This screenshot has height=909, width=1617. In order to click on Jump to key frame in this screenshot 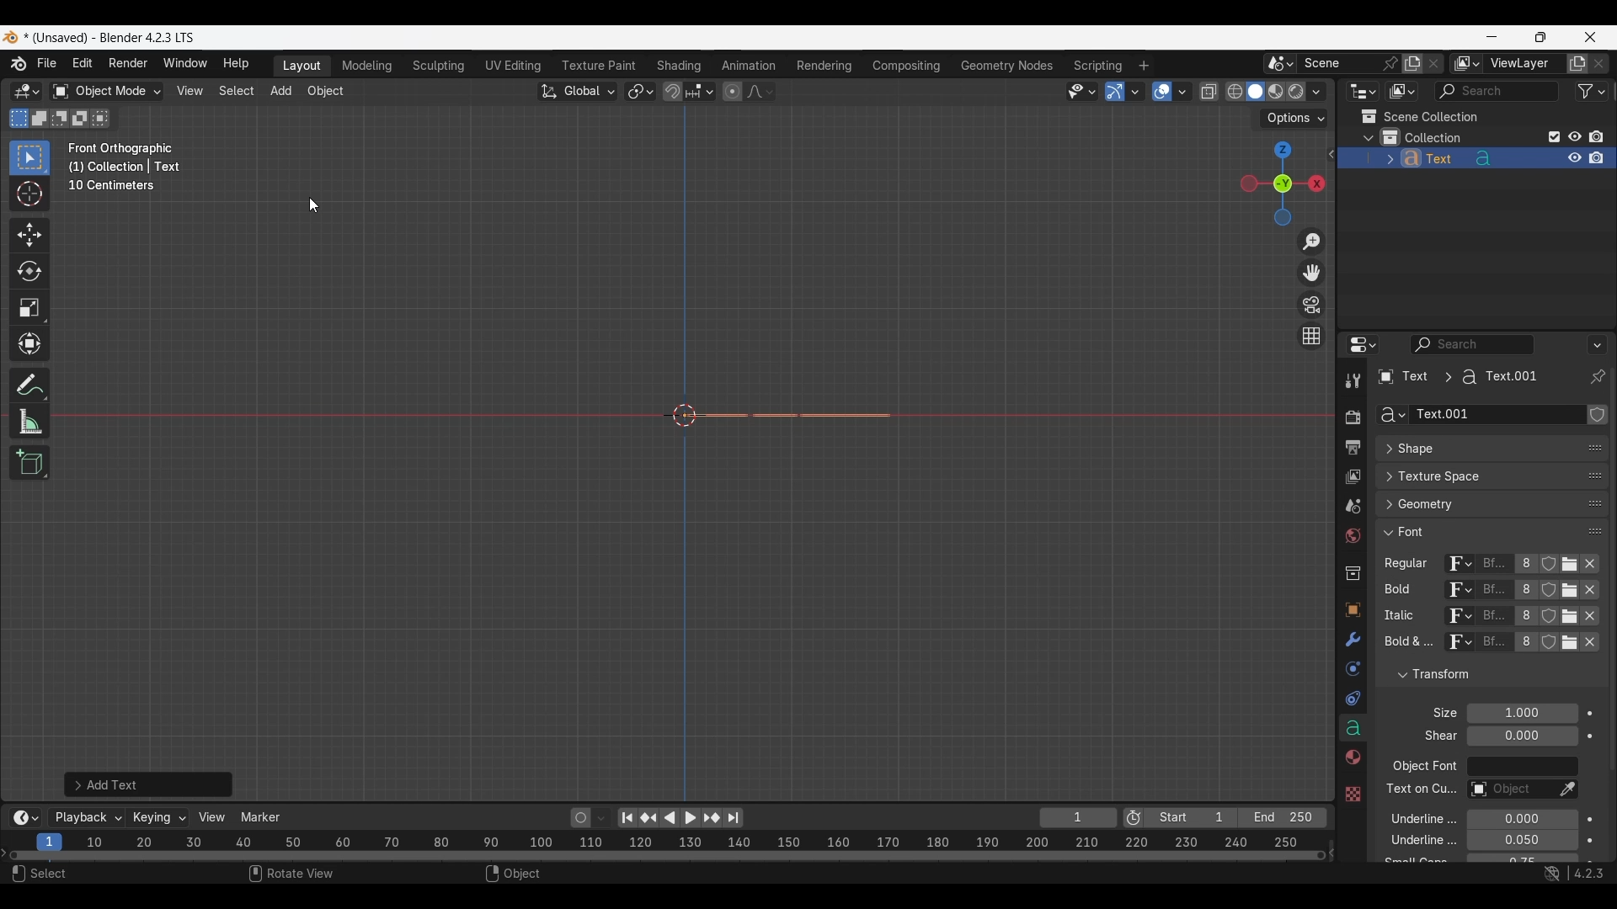, I will do `click(712, 818)`.